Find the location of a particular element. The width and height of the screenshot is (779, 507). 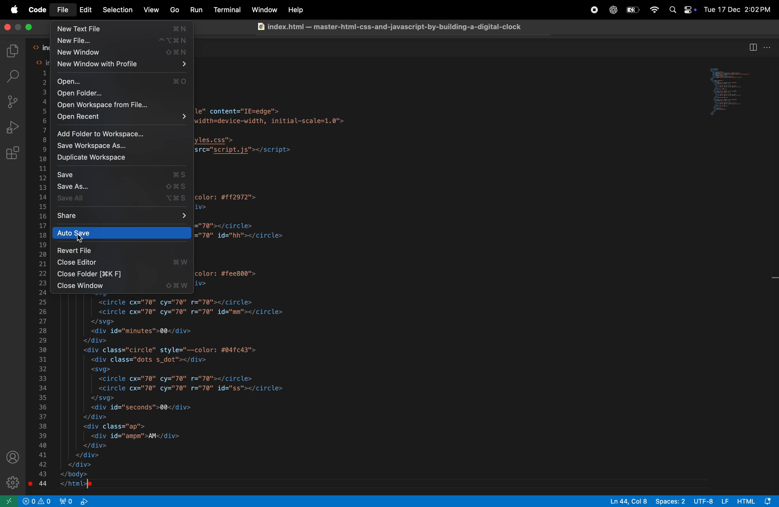

selections is located at coordinates (119, 10).